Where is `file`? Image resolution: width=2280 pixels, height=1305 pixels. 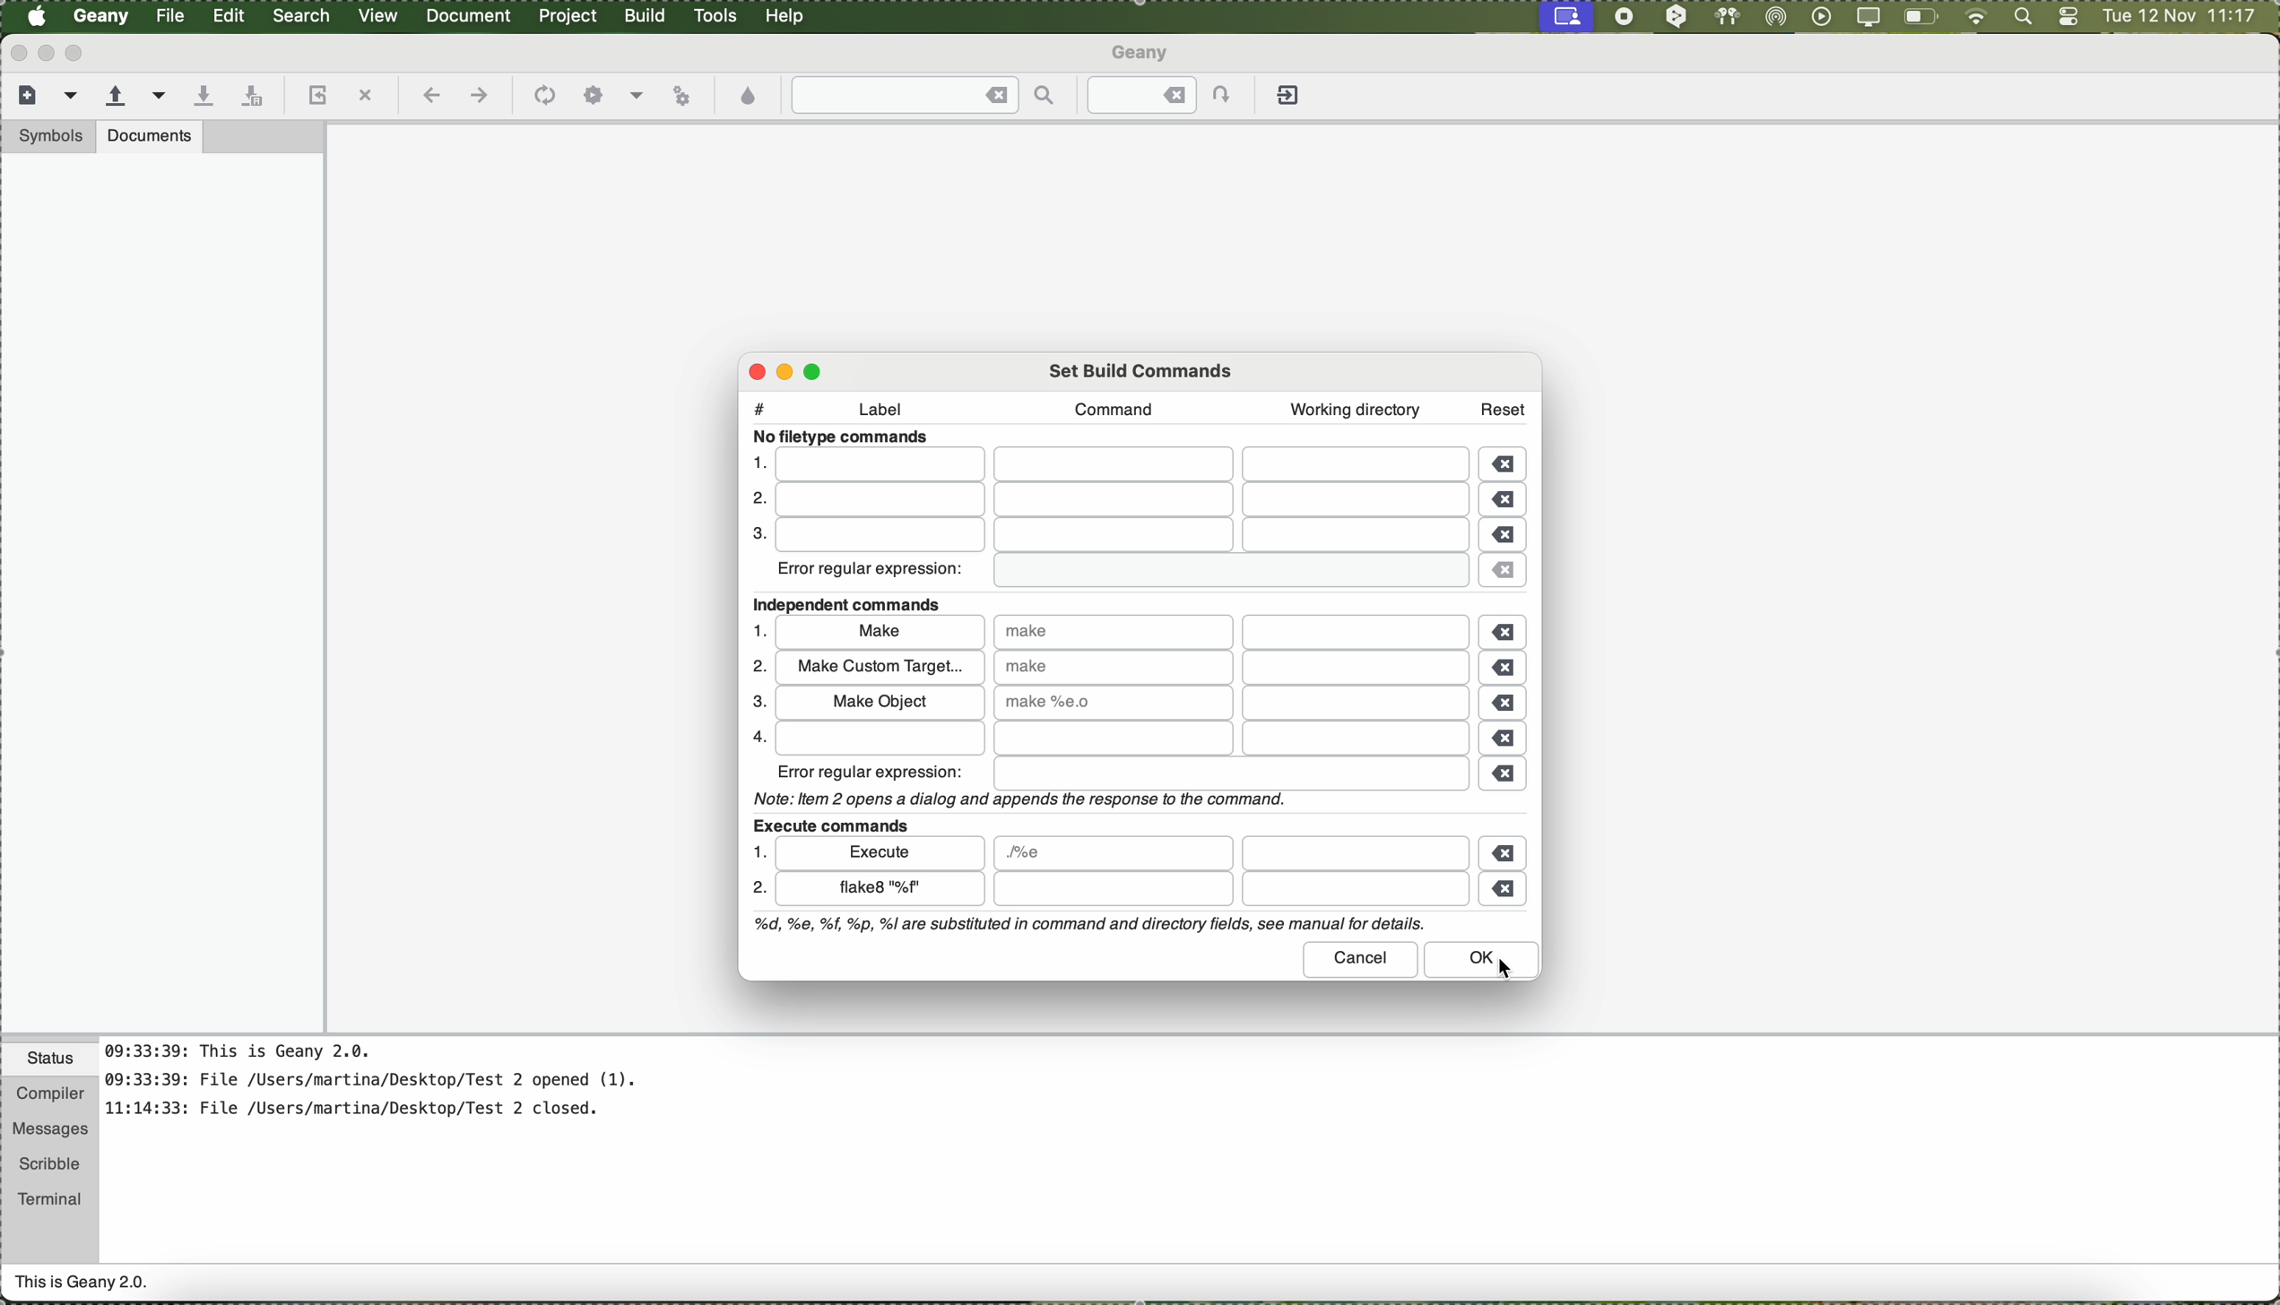
file is located at coordinates (172, 16).